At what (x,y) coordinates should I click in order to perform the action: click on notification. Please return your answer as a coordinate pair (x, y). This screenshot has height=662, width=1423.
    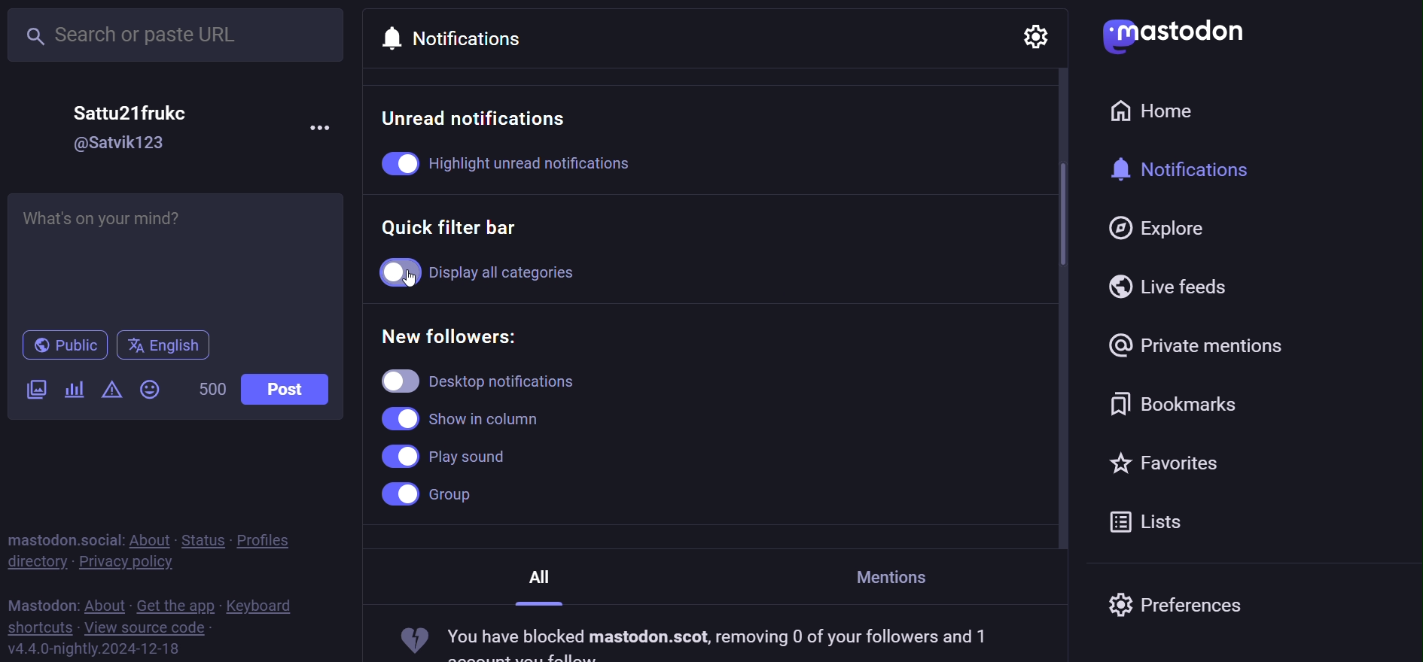
    Looking at the image, I should click on (1192, 170).